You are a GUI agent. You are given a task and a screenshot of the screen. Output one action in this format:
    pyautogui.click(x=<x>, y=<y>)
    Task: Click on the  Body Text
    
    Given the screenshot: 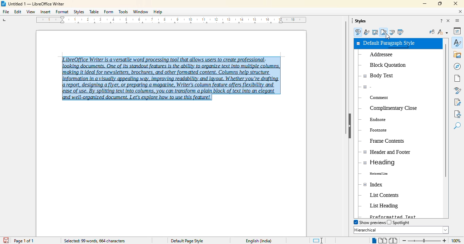 What is the action you would take?
    pyautogui.click(x=379, y=77)
    